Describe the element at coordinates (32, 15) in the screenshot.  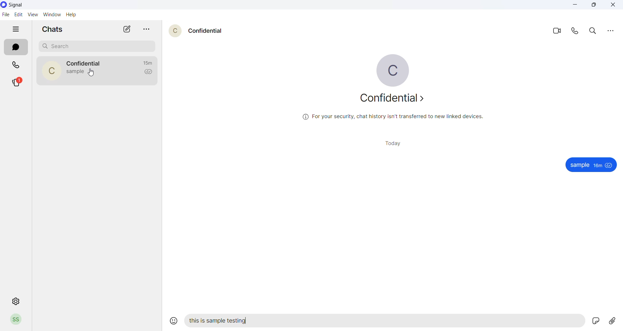
I see `view` at that location.